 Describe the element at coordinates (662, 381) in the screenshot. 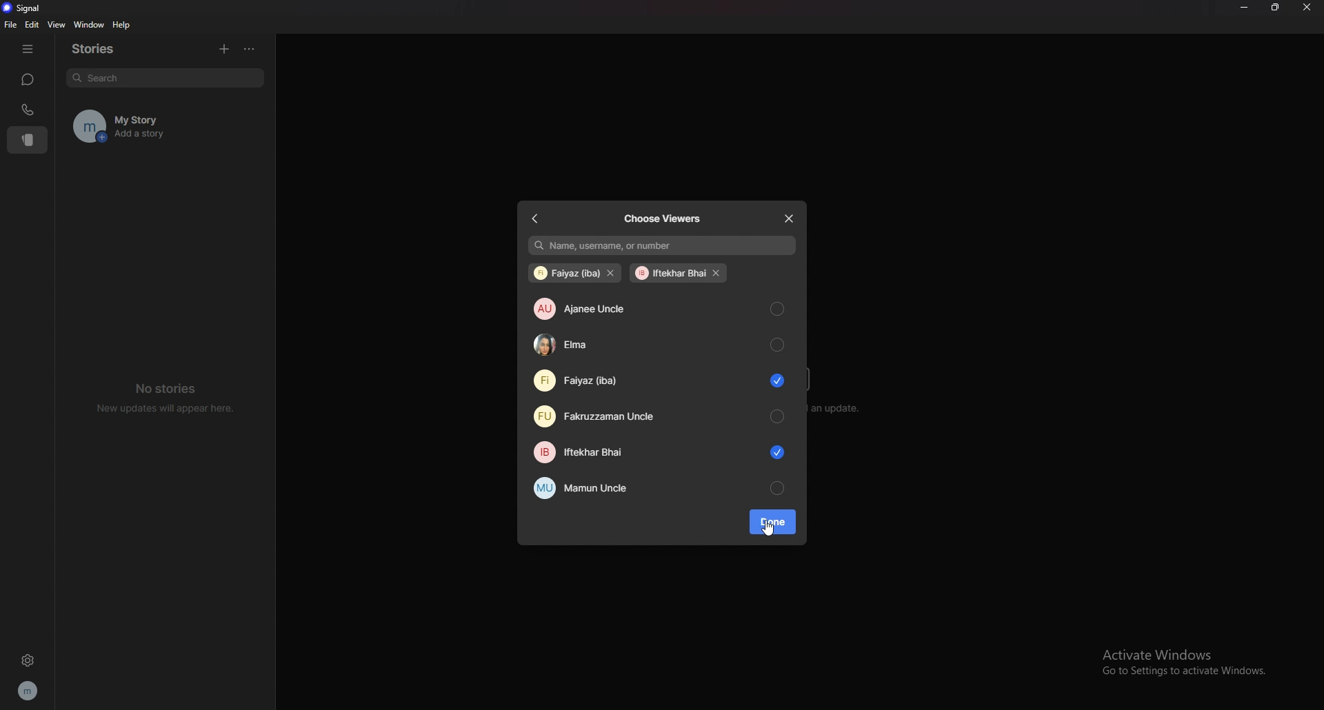

I see `Faiyaz (iba)` at that location.